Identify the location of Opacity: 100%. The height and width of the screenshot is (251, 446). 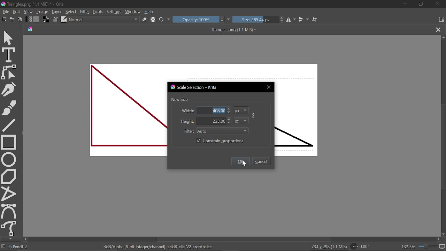
(202, 20).